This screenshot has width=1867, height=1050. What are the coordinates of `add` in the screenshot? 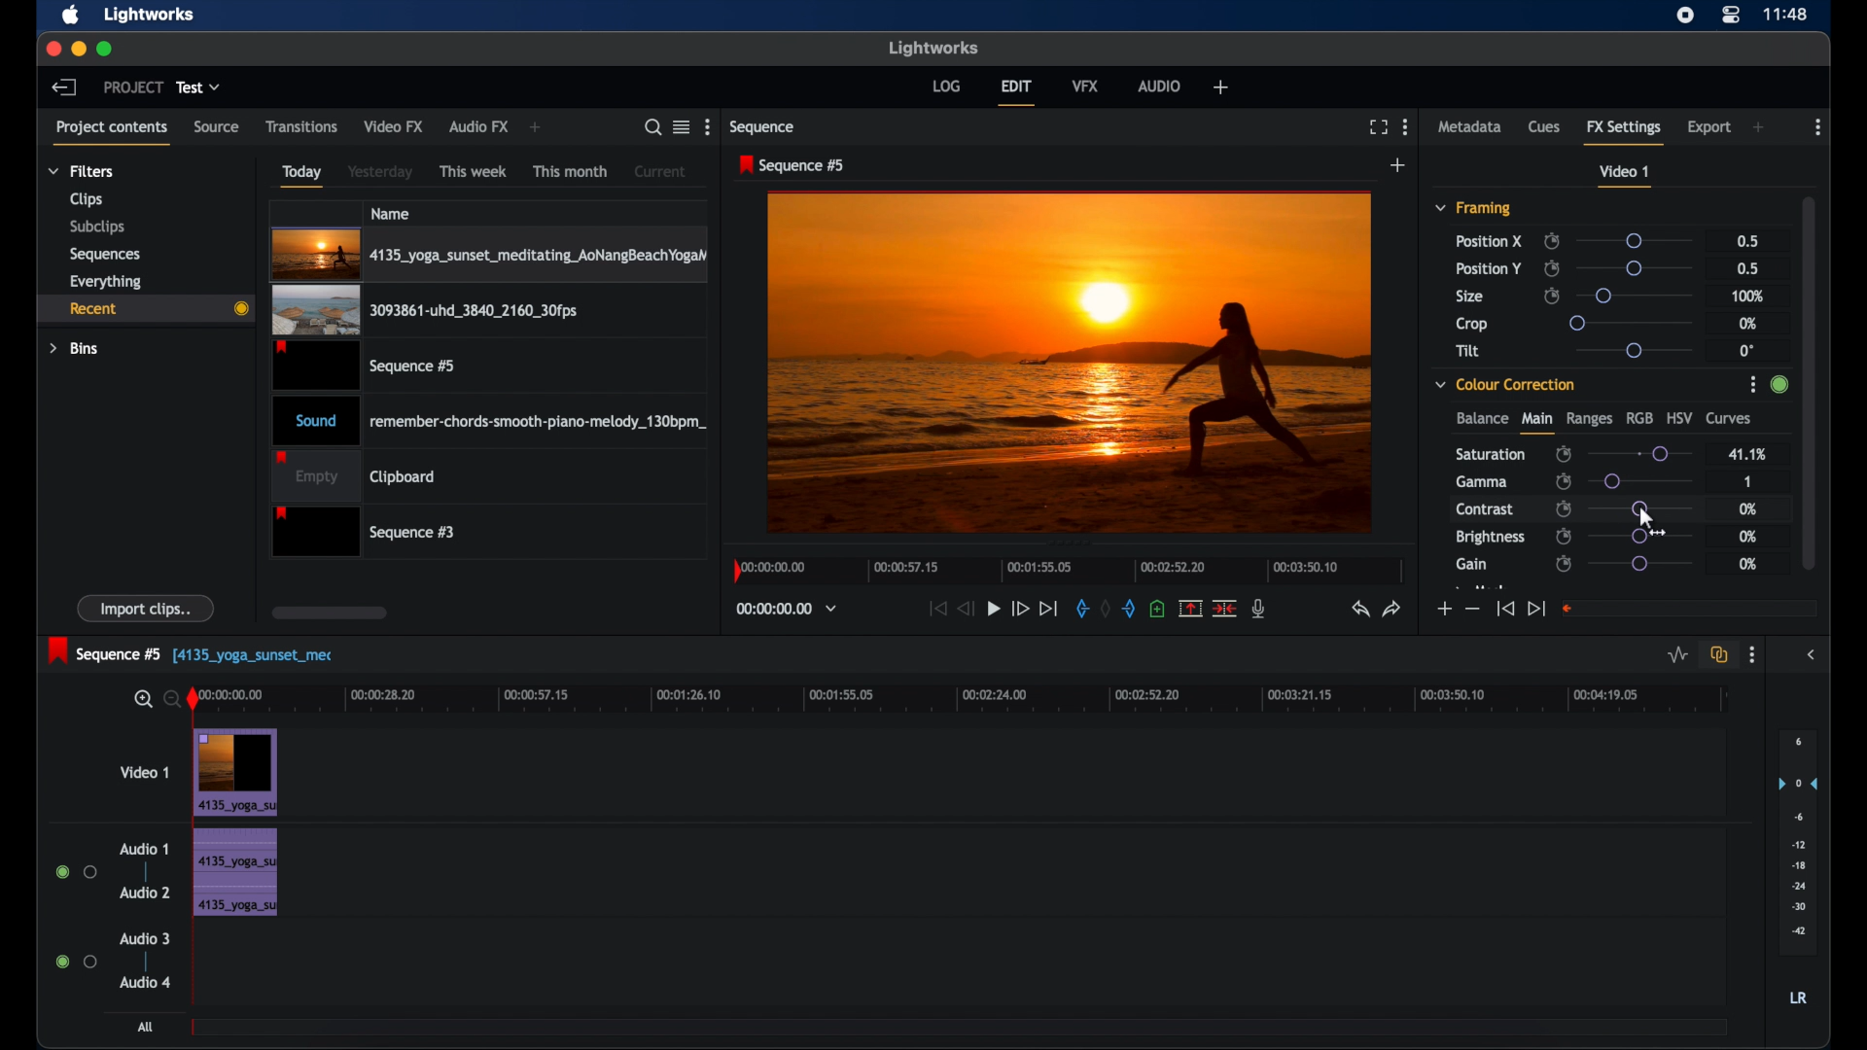 It's located at (1219, 87).